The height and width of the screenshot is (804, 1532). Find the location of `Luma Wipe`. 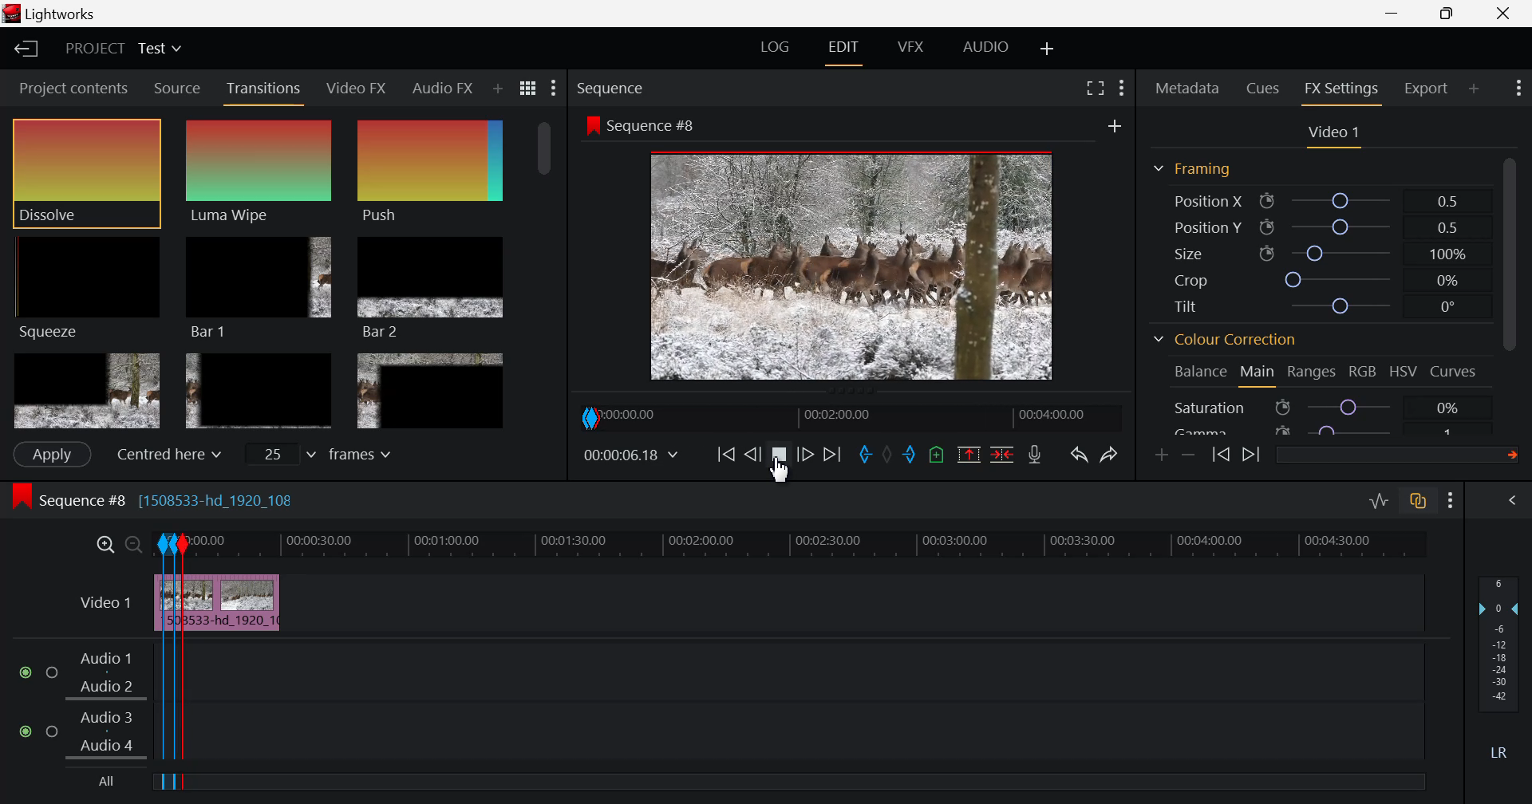

Luma Wipe is located at coordinates (262, 171).